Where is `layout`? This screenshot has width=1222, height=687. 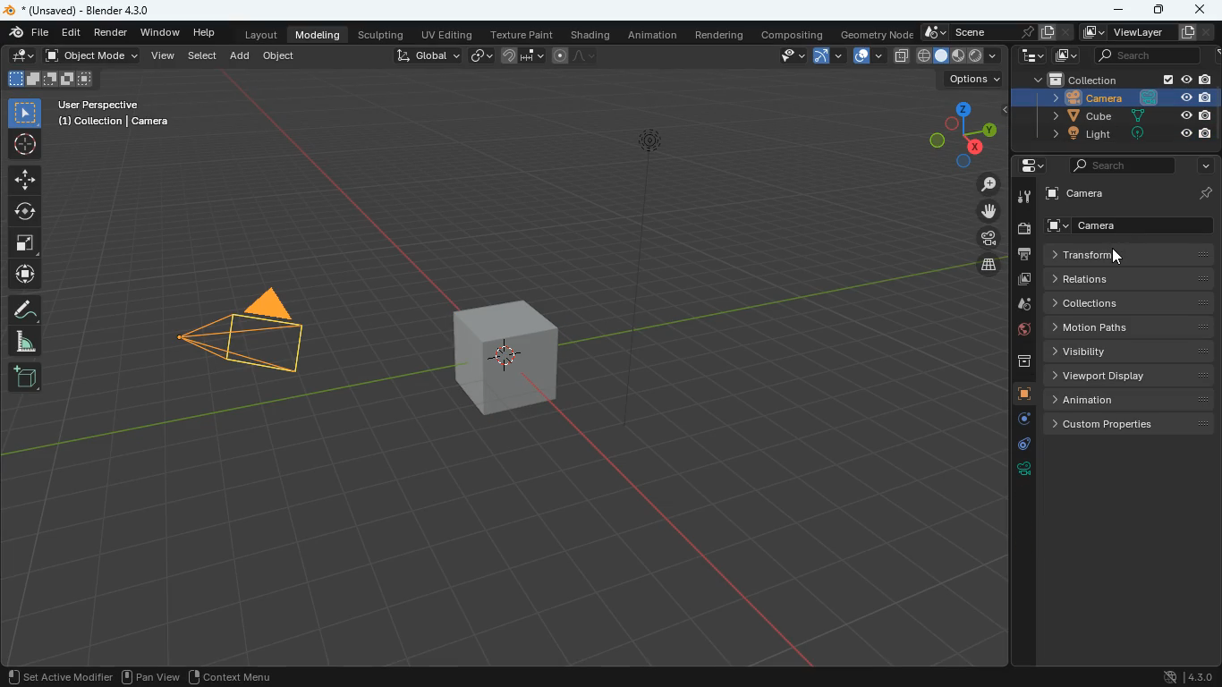
layout is located at coordinates (869, 55).